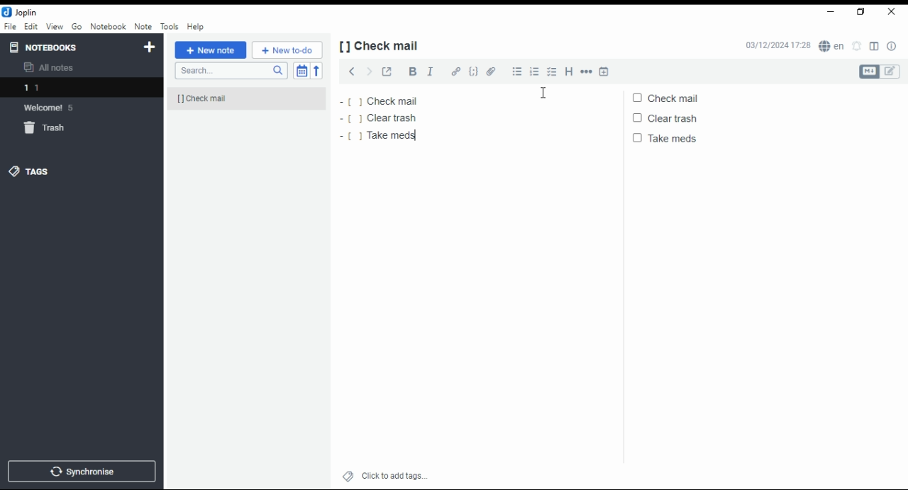 The height and width of the screenshot is (490, 908). Describe the element at coordinates (430, 72) in the screenshot. I see `italics` at that location.